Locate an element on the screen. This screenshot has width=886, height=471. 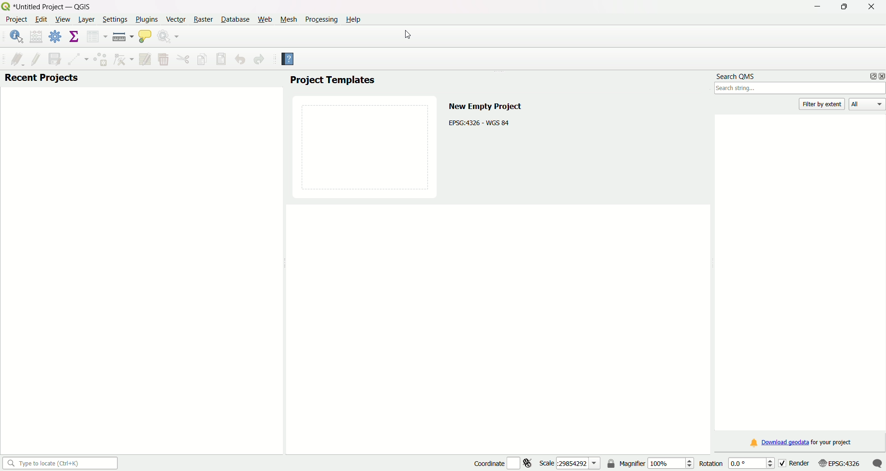
options is located at coordinates (870, 76).